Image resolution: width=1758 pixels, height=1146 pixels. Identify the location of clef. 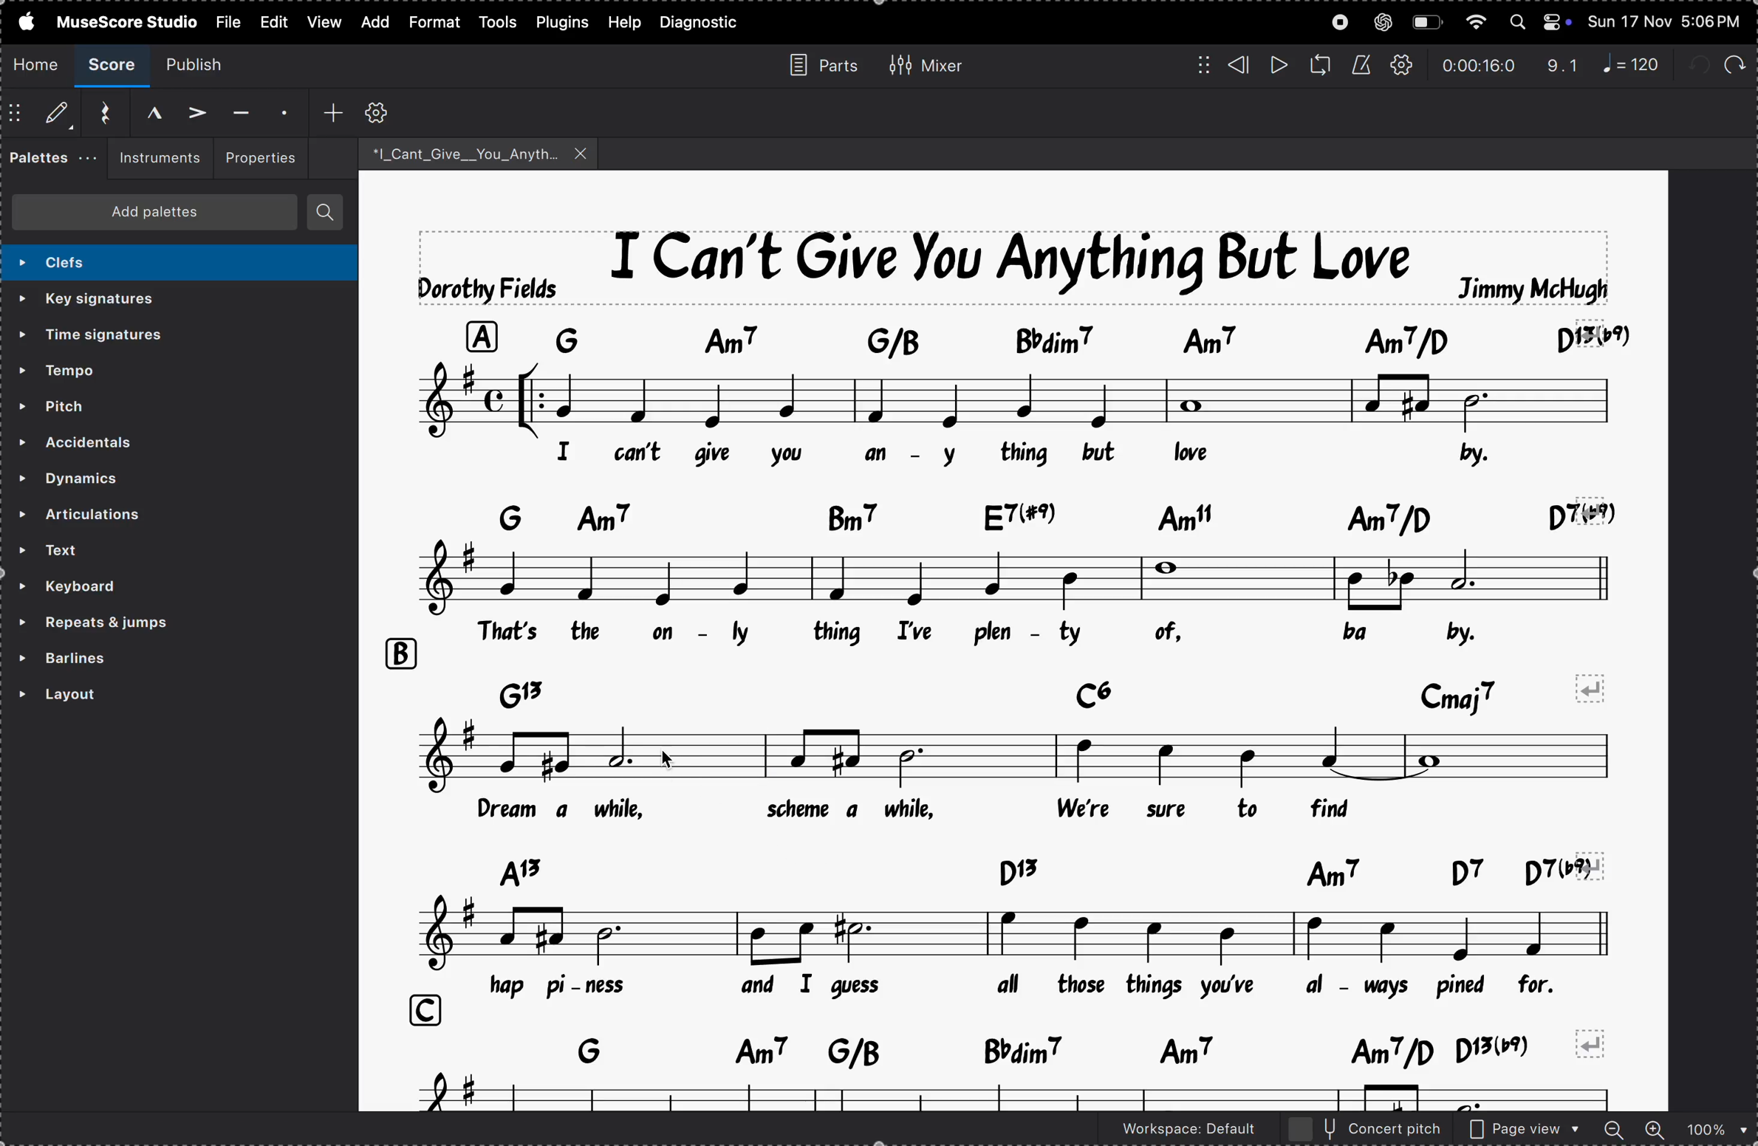
(171, 262).